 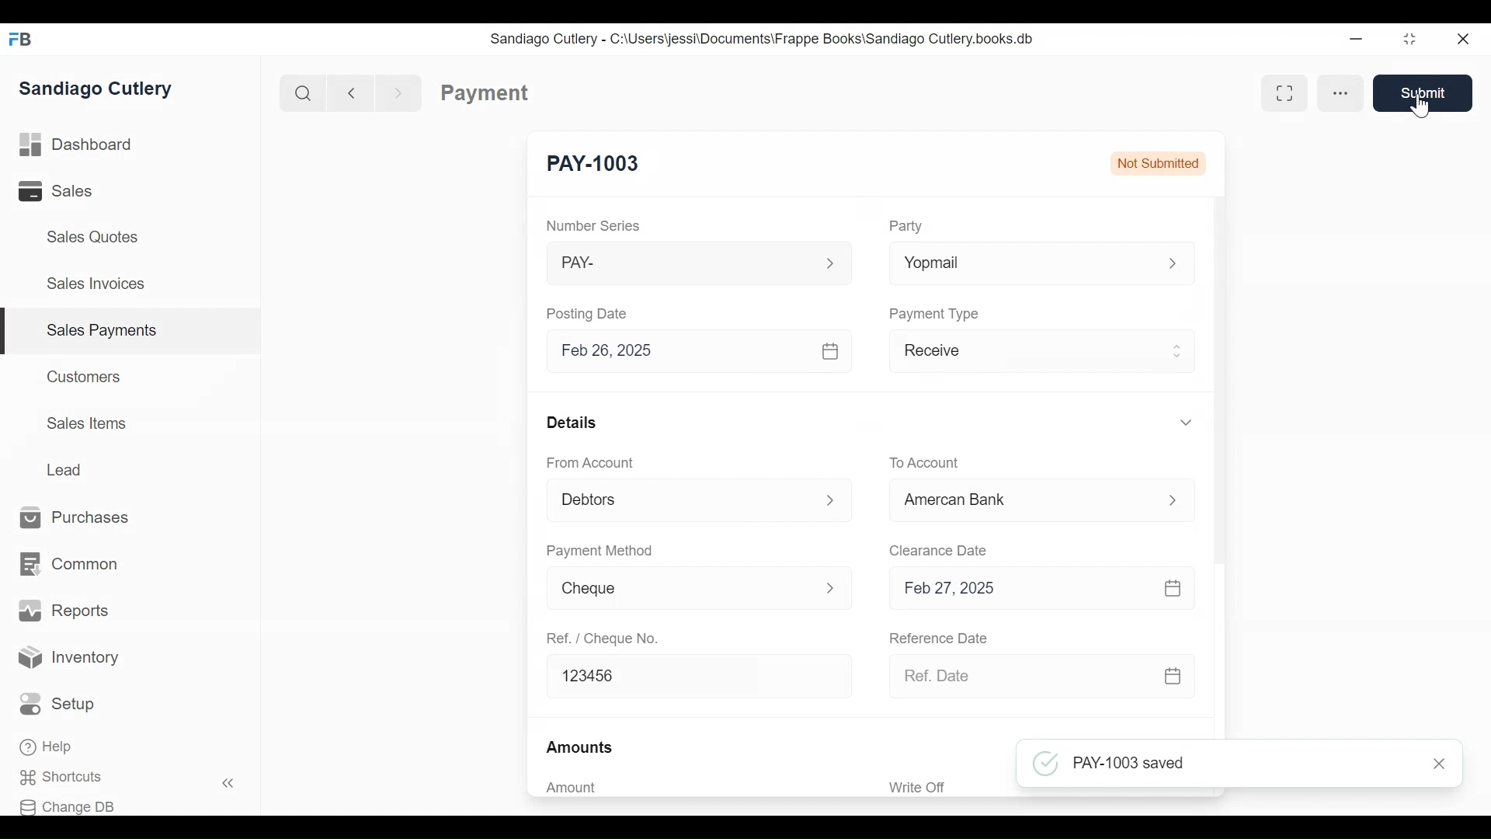 What do you see at coordinates (485, 93) in the screenshot?
I see `Payment` at bounding box center [485, 93].